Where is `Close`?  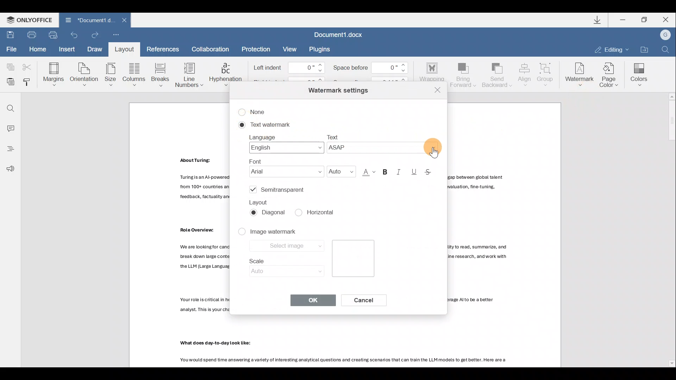 Close is located at coordinates (438, 90).